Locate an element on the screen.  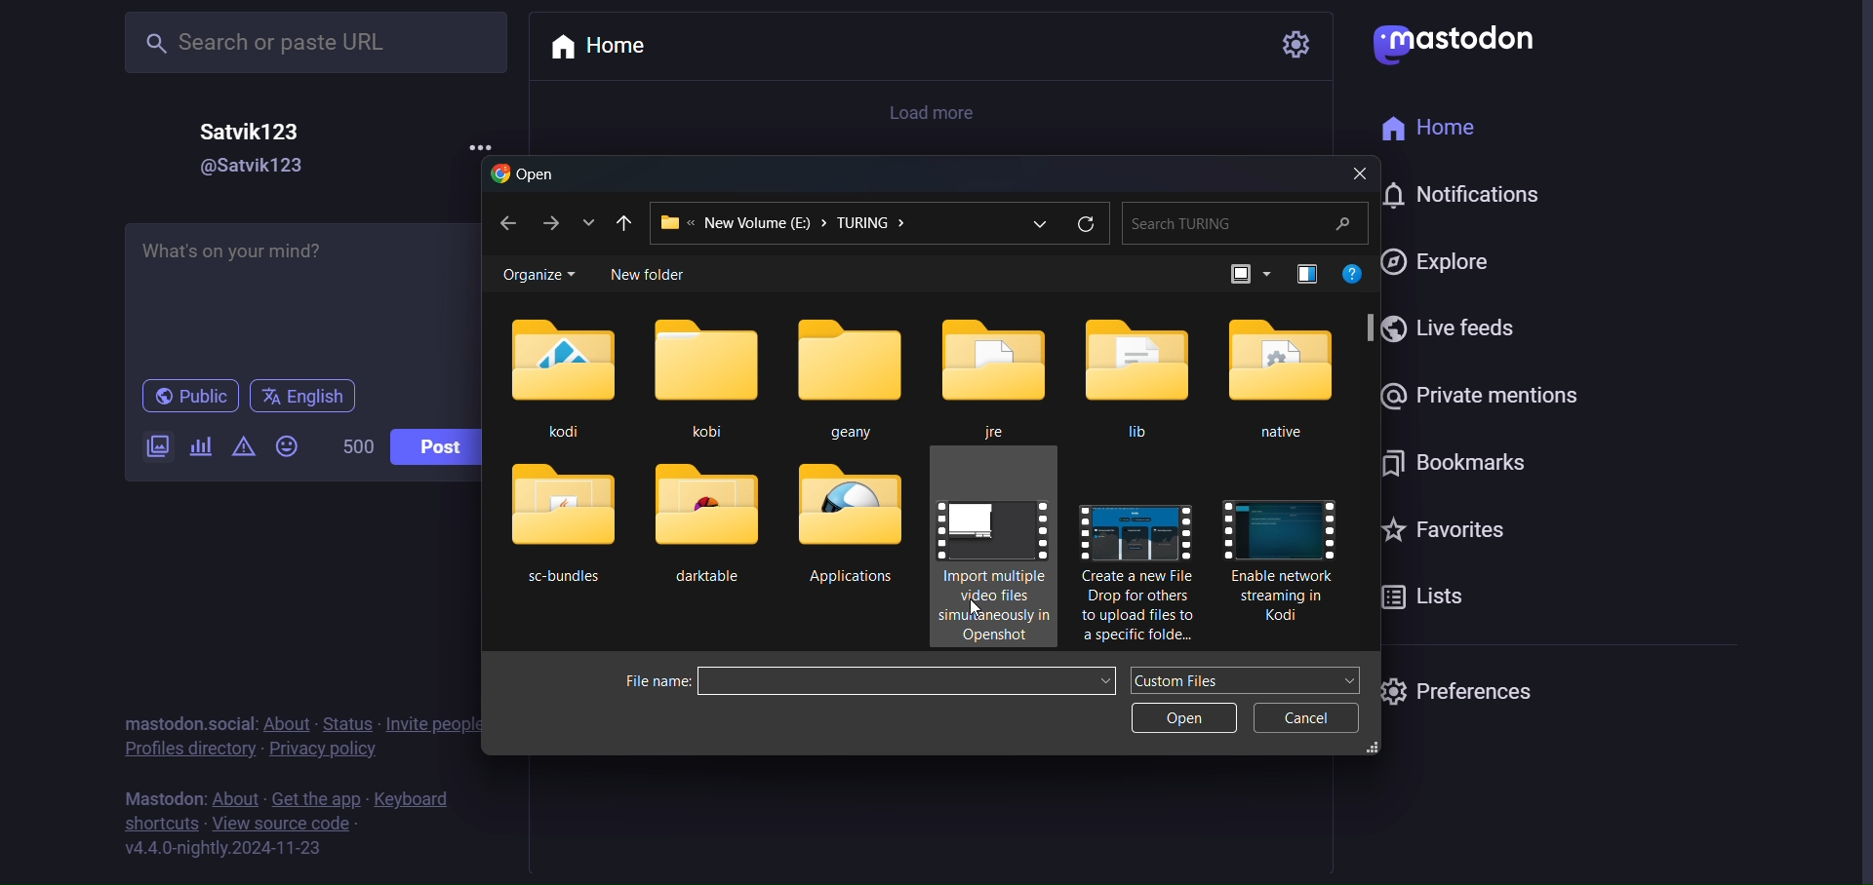
native is located at coordinates (1282, 381).